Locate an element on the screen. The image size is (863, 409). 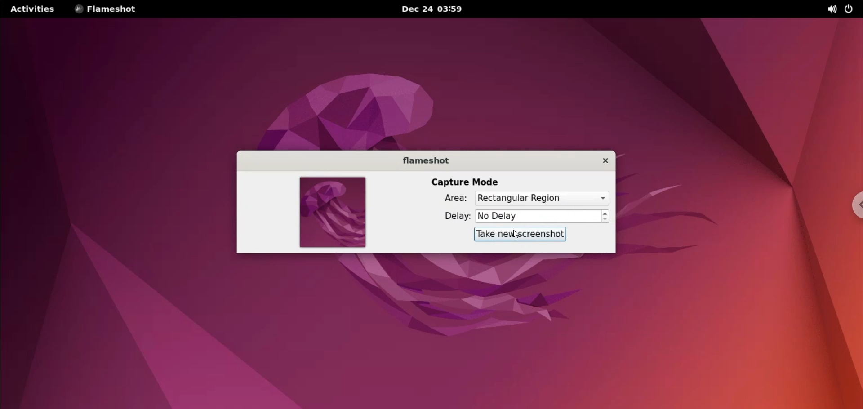
cursor  is located at coordinates (515, 235).